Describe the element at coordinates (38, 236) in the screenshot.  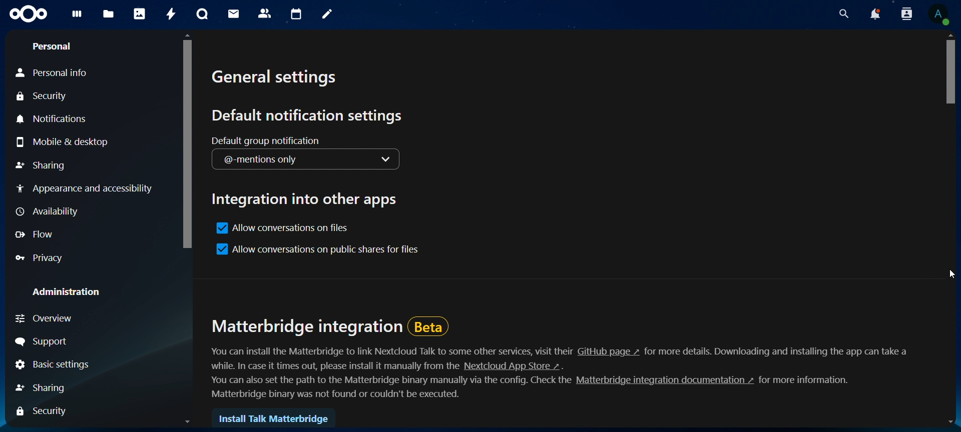
I see `Flow` at that location.